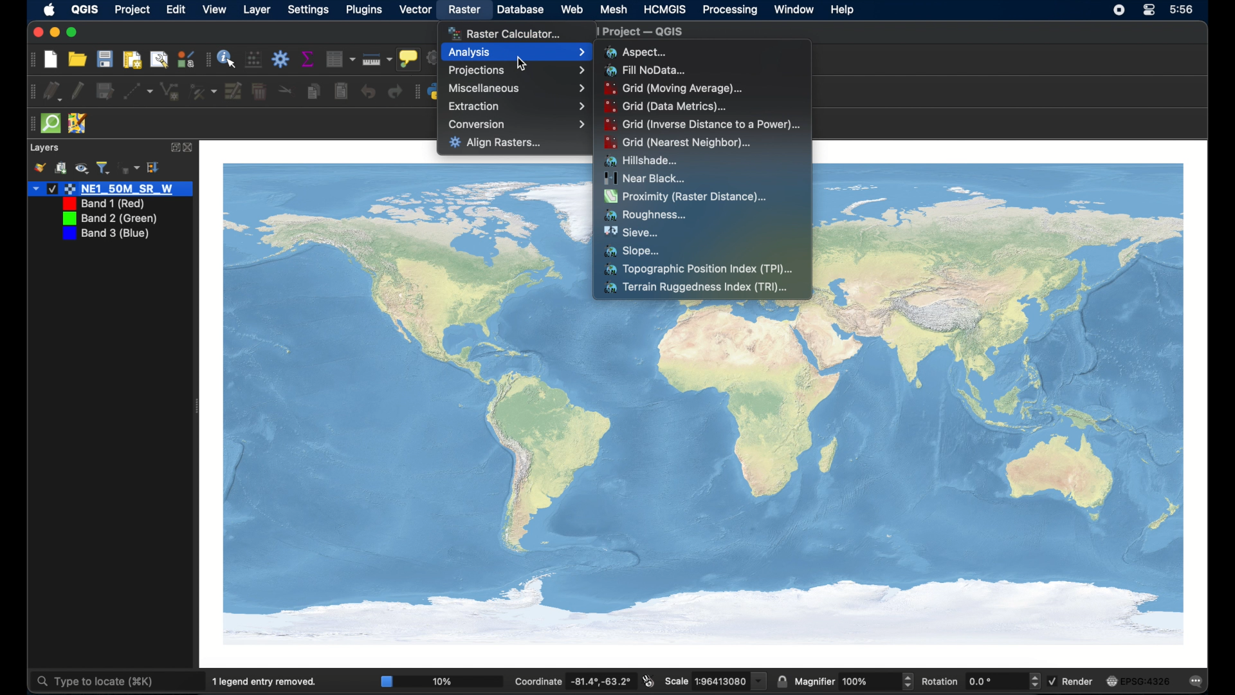  I want to click on cut, so click(286, 90).